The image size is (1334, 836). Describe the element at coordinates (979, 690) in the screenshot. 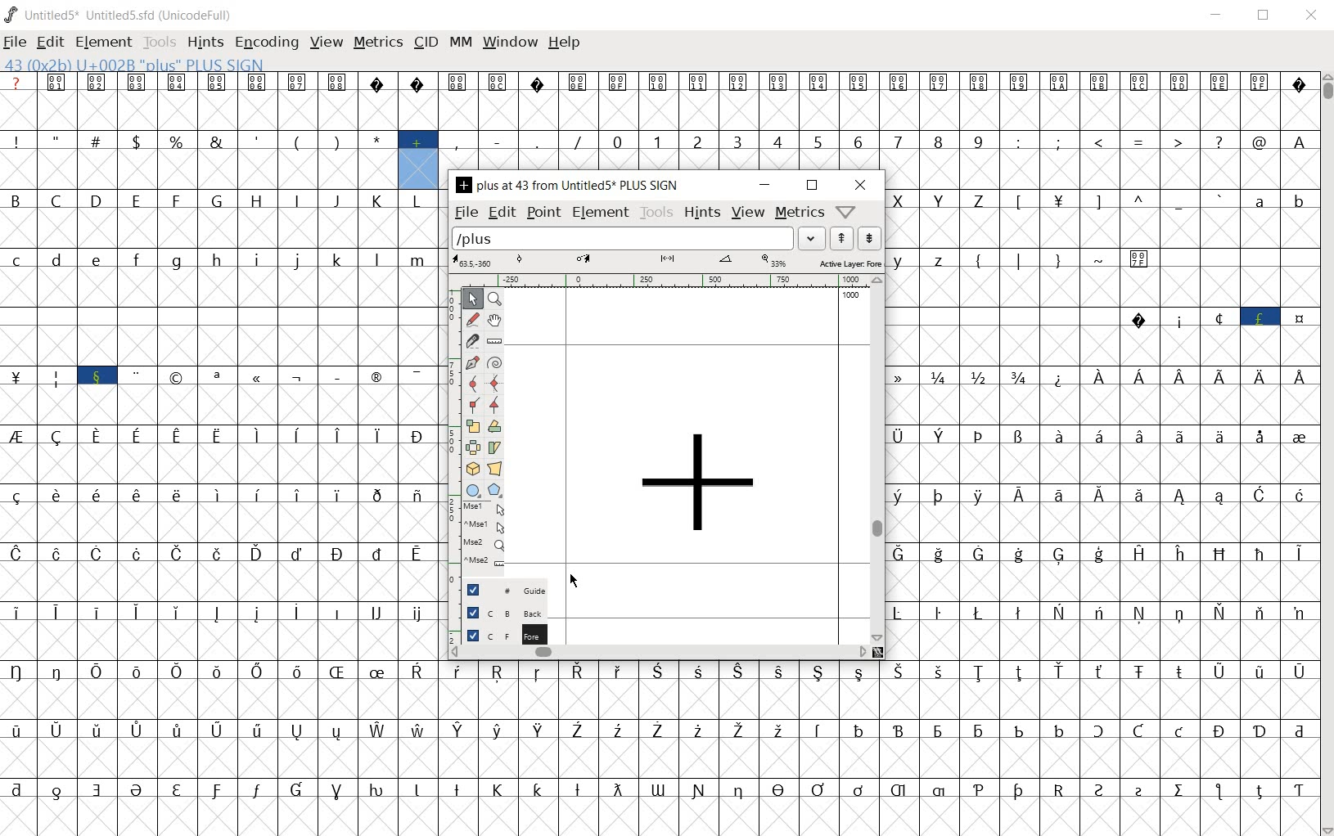

I see `` at that location.